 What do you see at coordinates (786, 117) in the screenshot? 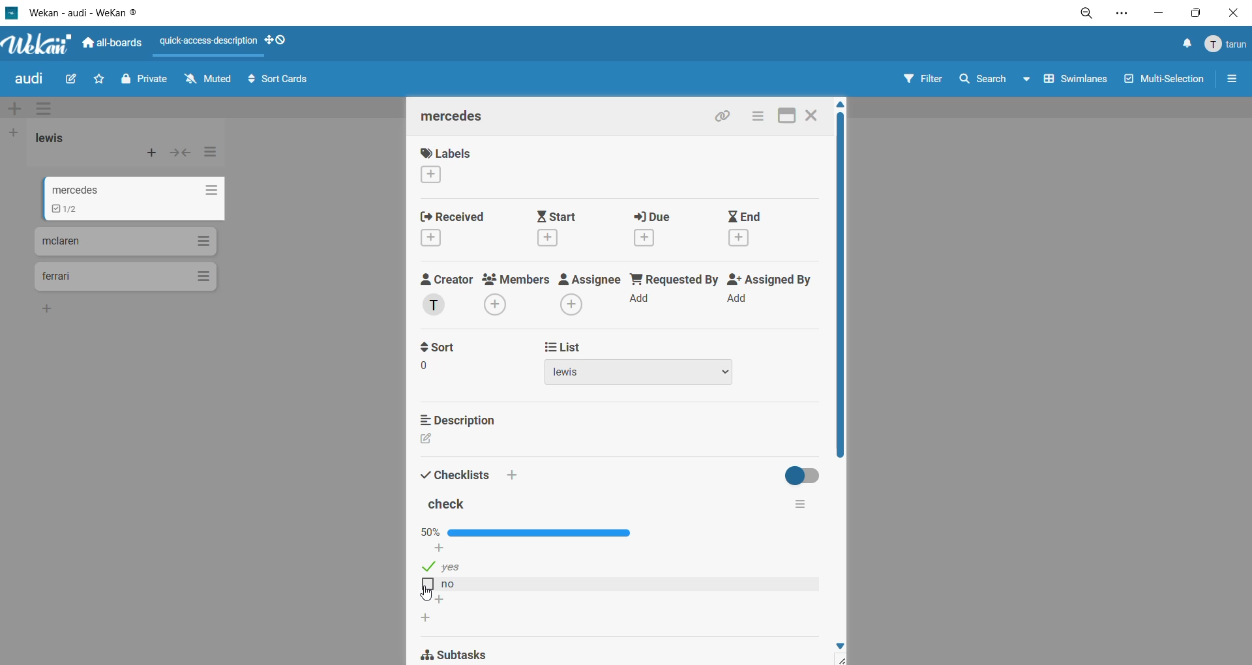
I see `maximize` at bounding box center [786, 117].